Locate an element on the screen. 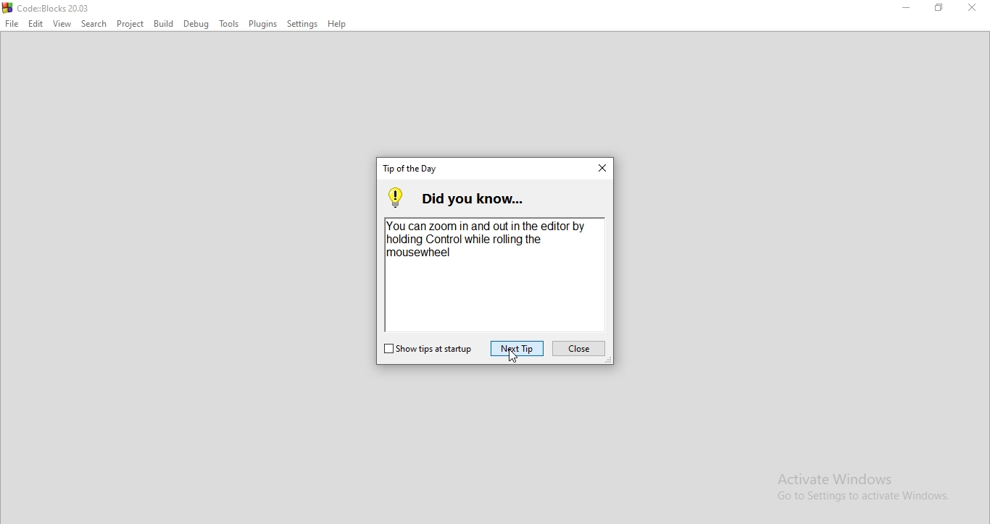 The width and height of the screenshot is (990, 524). You can zoom in and out in the editor by holding Control while roling the mousewheel is located at coordinates (489, 240).